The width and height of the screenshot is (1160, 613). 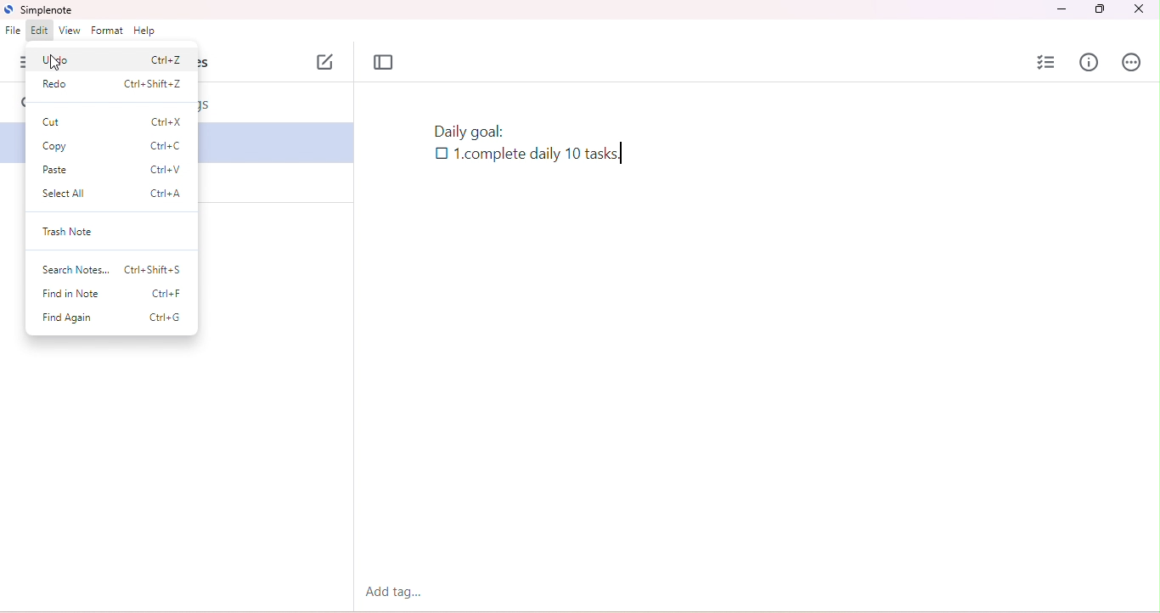 What do you see at coordinates (108, 31) in the screenshot?
I see `format` at bounding box center [108, 31].